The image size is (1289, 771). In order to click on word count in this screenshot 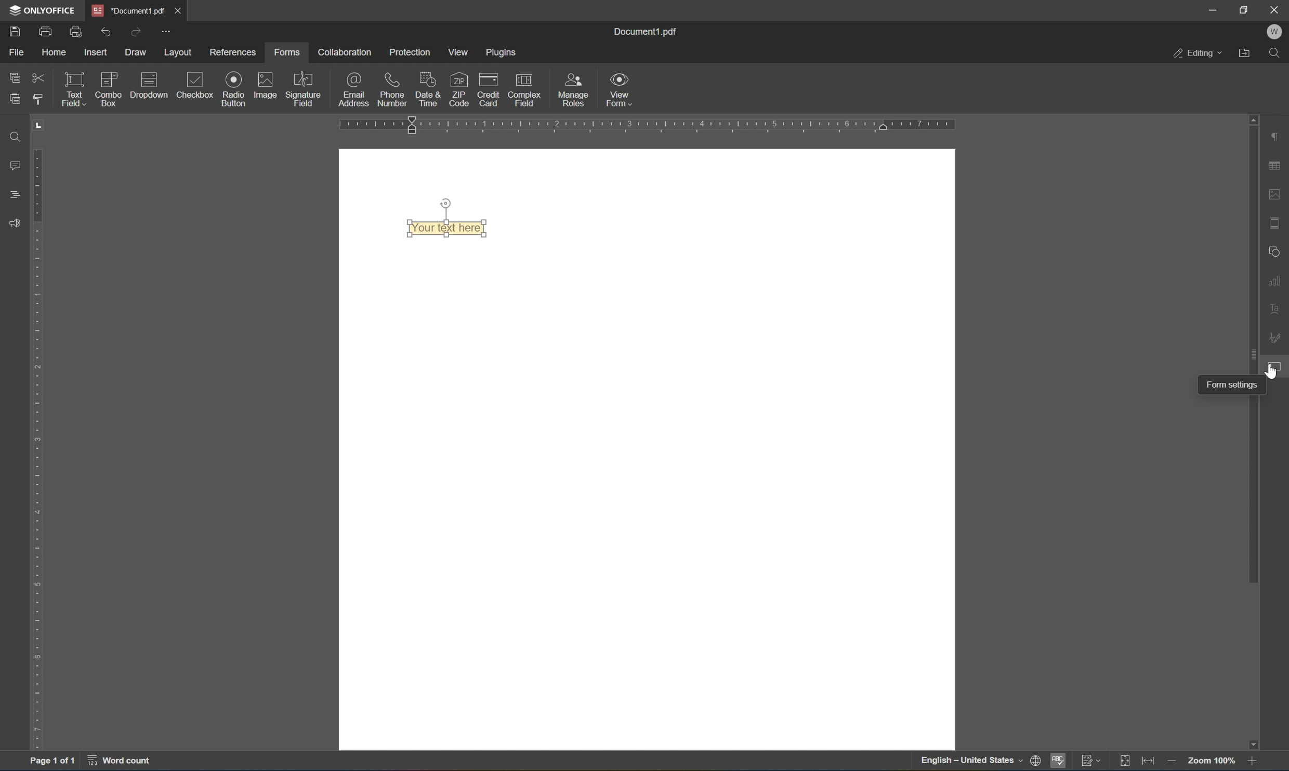, I will do `click(123, 762)`.